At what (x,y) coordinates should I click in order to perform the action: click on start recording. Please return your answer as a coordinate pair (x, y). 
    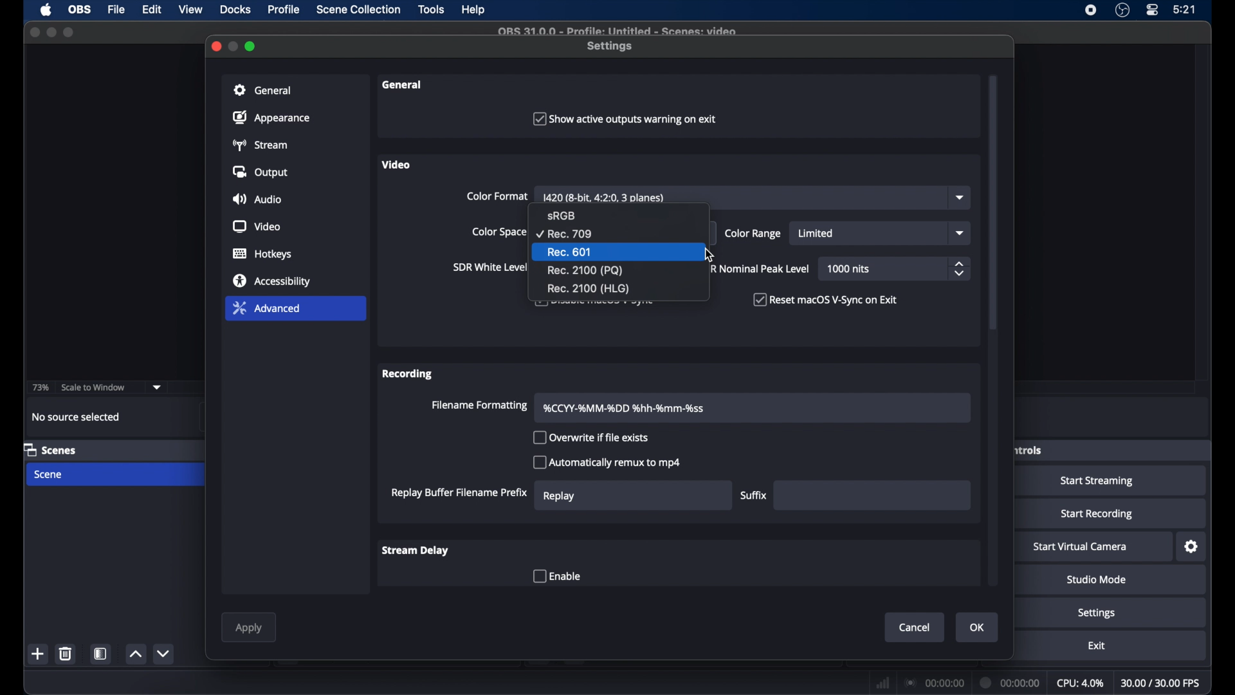
    Looking at the image, I should click on (1096, 515).